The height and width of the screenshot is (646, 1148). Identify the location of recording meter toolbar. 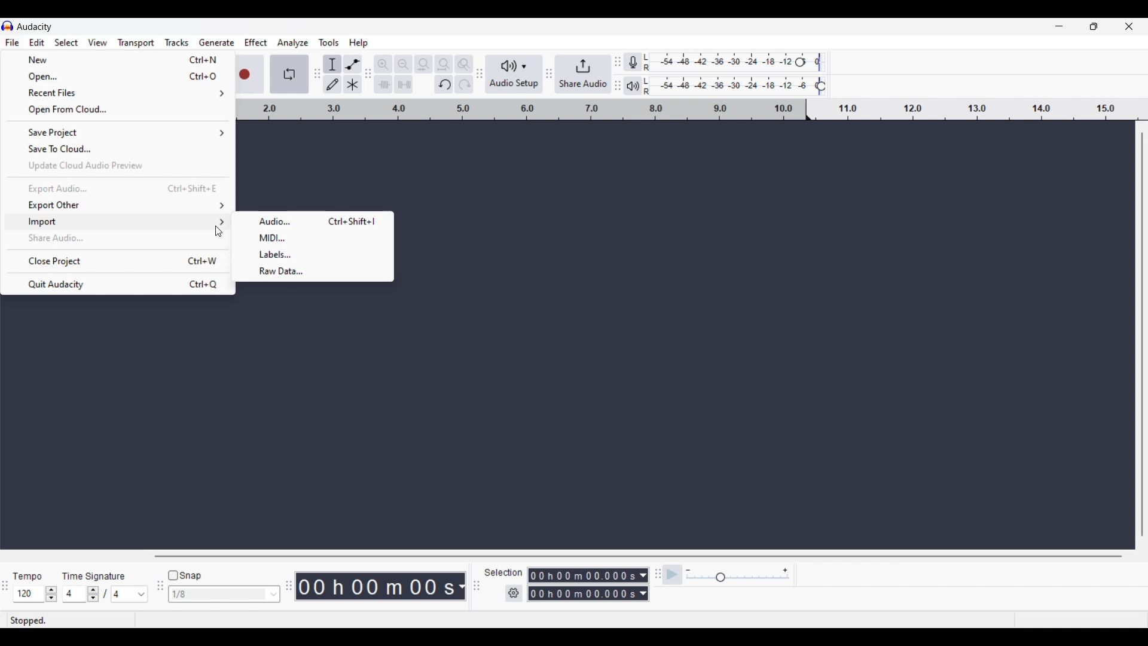
(618, 57).